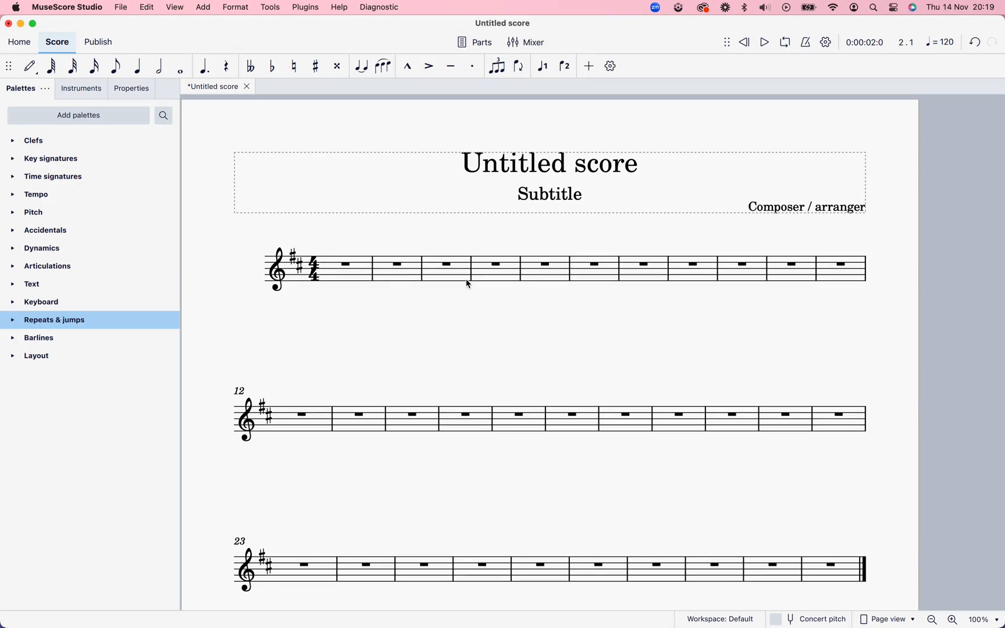  I want to click on tools, so click(270, 7).